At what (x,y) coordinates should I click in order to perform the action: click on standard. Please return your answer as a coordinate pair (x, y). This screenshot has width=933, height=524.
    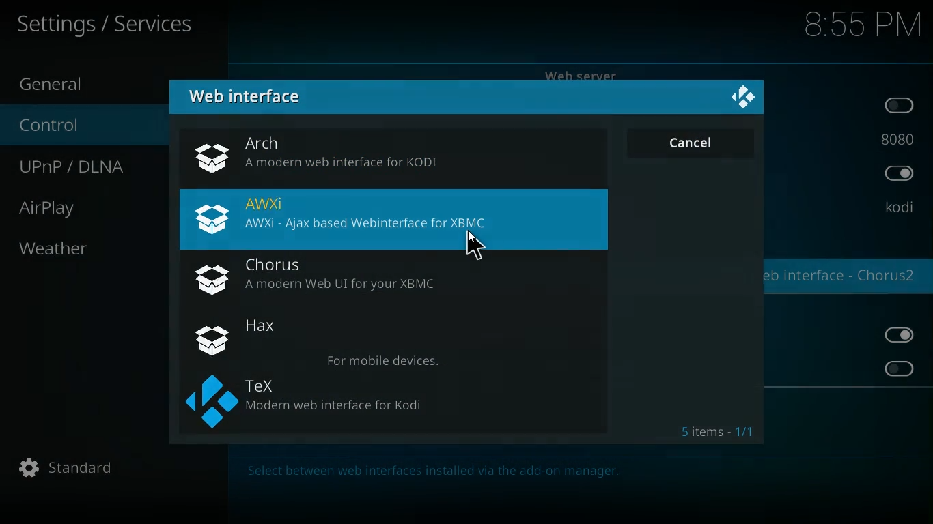
    Looking at the image, I should click on (73, 469).